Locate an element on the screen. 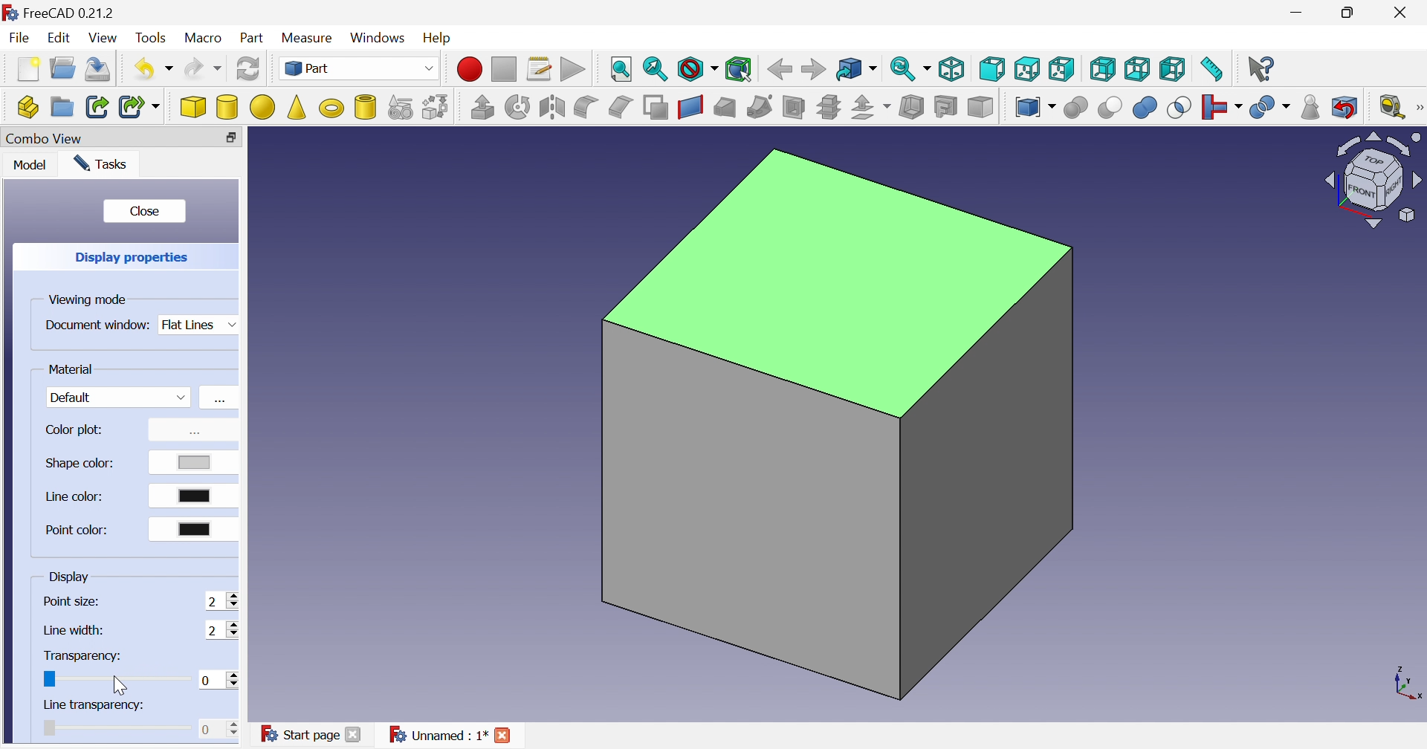 This screenshot has width=1427, height=749. Restore down is located at coordinates (1350, 13).